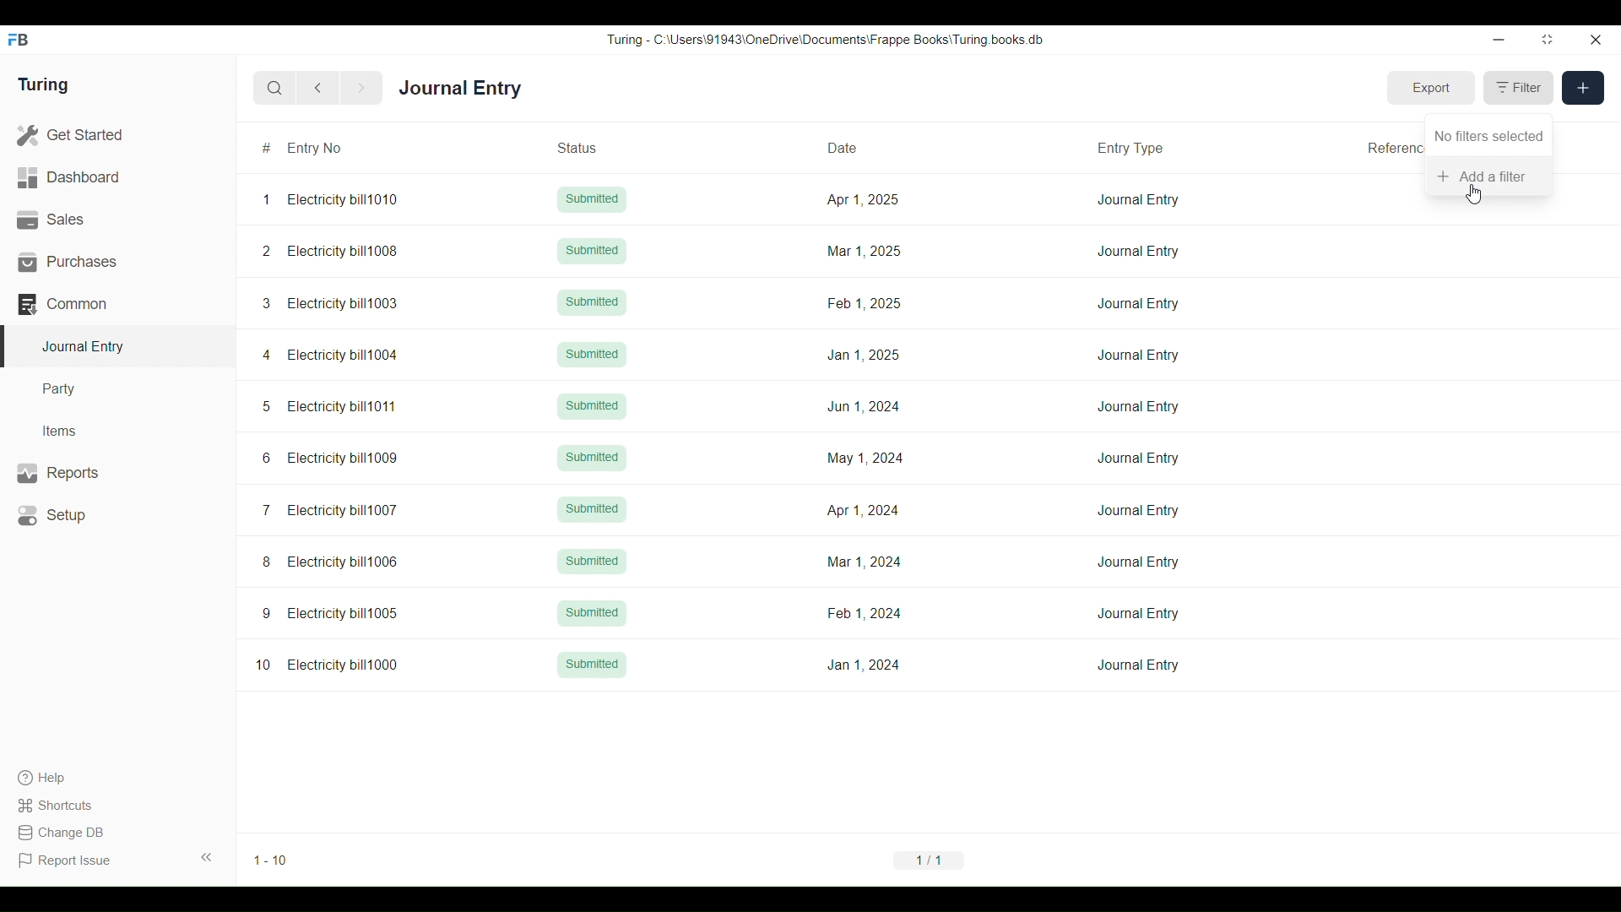 The width and height of the screenshot is (1621, 912). What do you see at coordinates (593, 199) in the screenshot?
I see `Submitted` at bounding box center [593, 199].